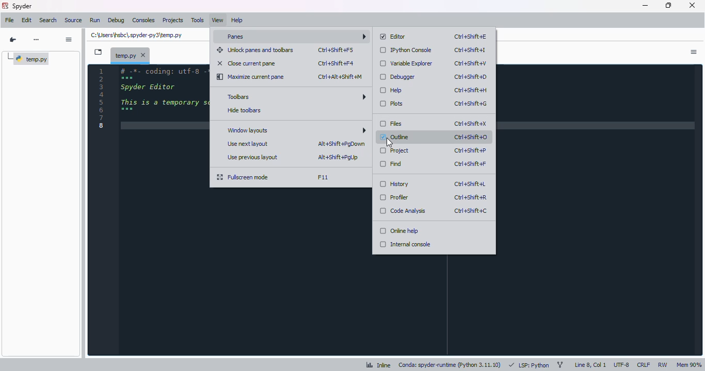 This screenshot has width=705, height=371. I want to click on history, so click(394, 183).